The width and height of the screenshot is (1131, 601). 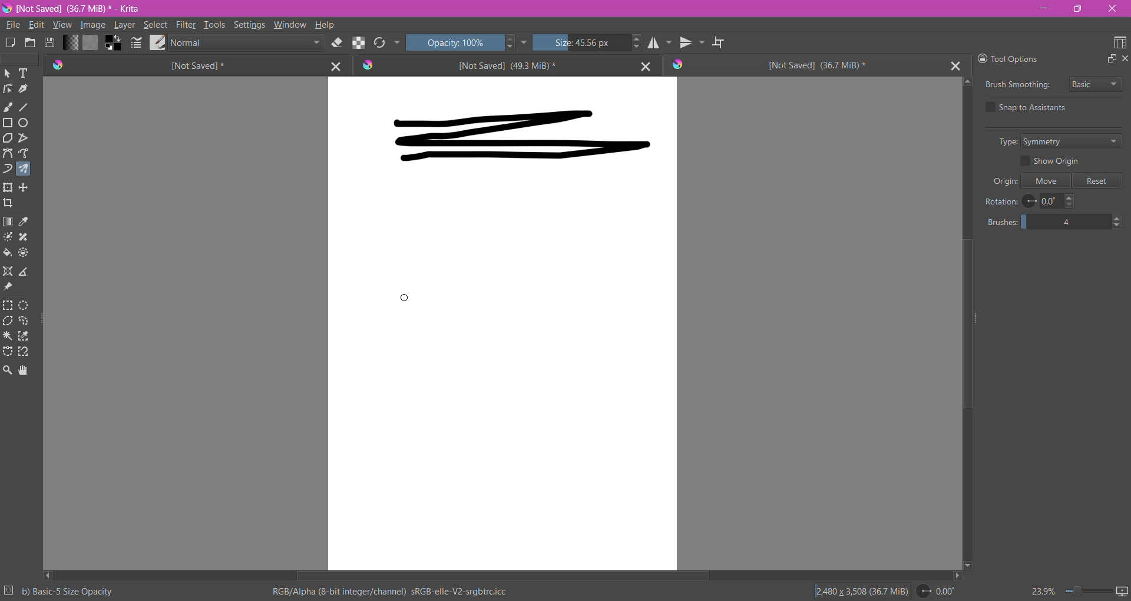 I want to click on Set Rotation Level, so click(x=937, y=592).